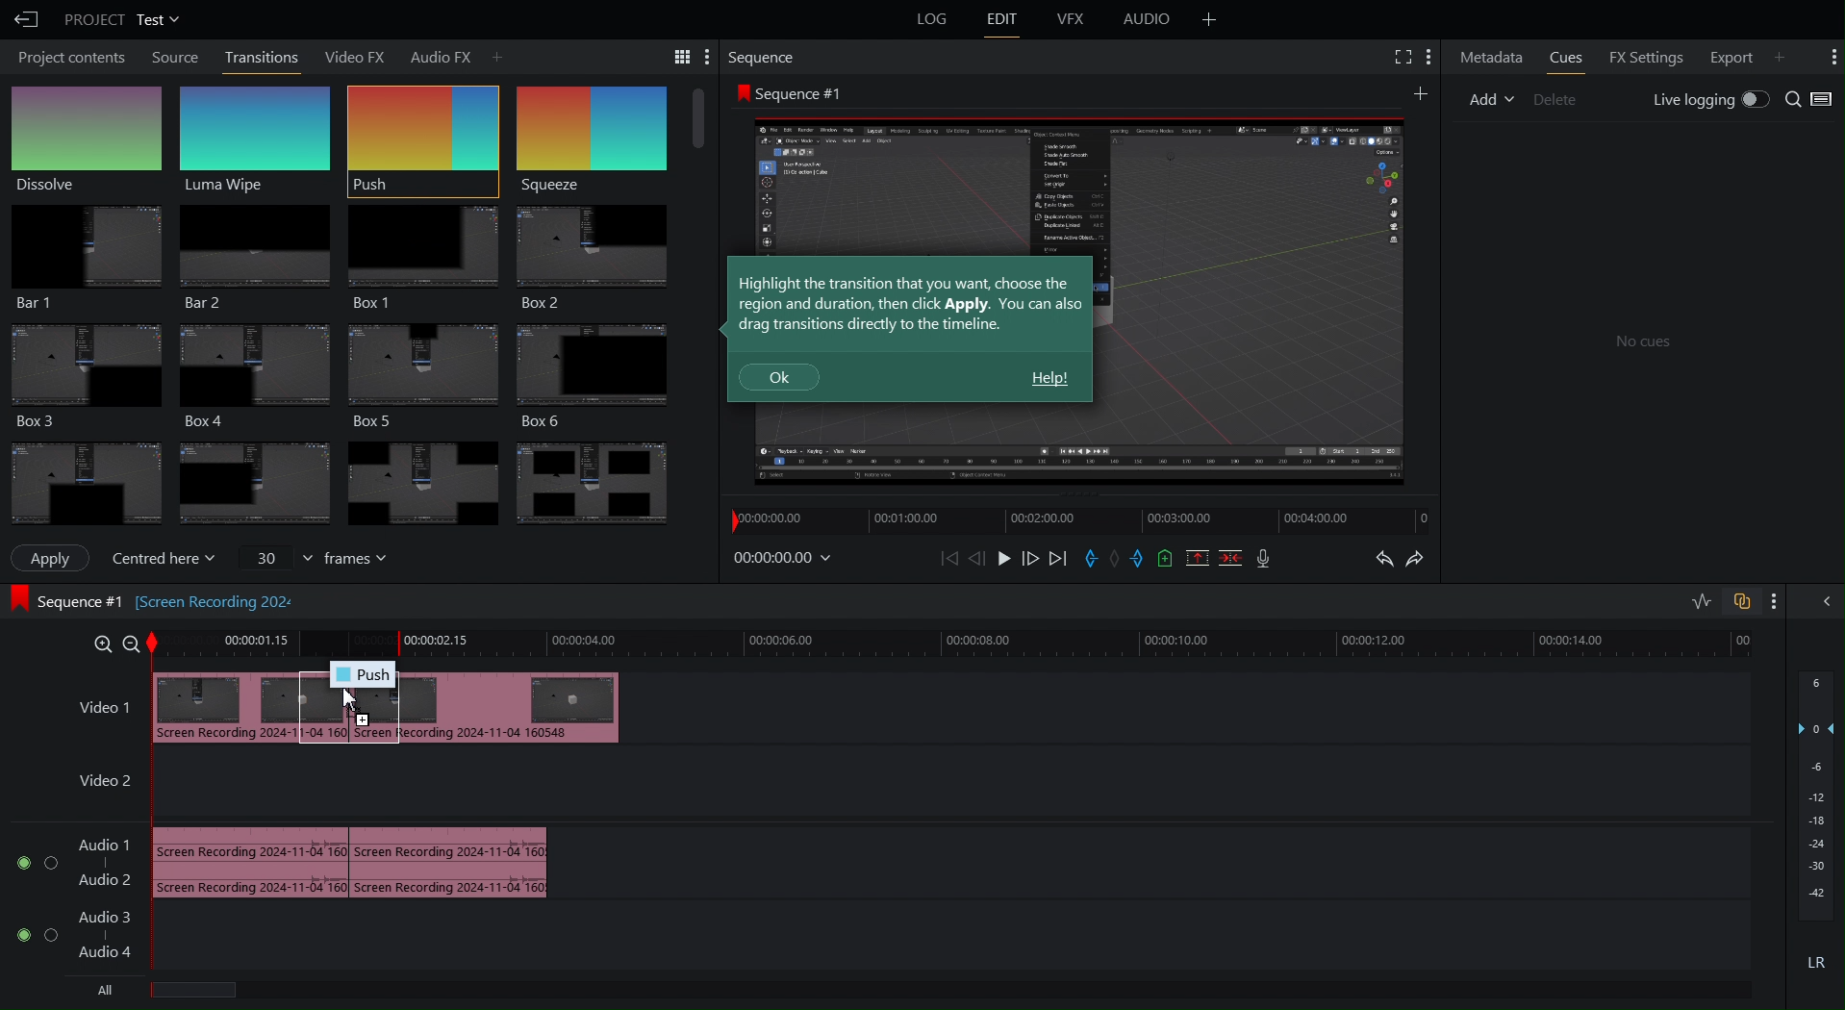 This screenshot has height=1010, width=1845. I want to click on Apply, so click(52, 557).